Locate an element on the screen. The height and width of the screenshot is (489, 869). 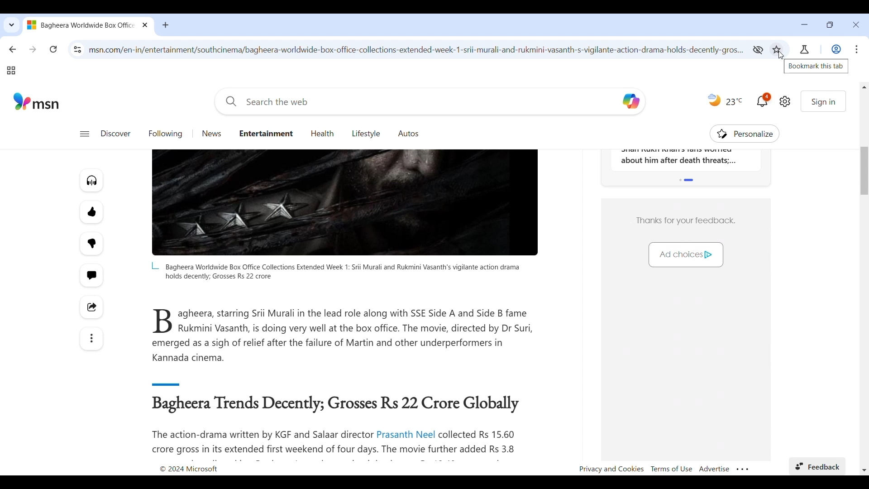
Privacy and cookies is located at coordinates (611, 470).